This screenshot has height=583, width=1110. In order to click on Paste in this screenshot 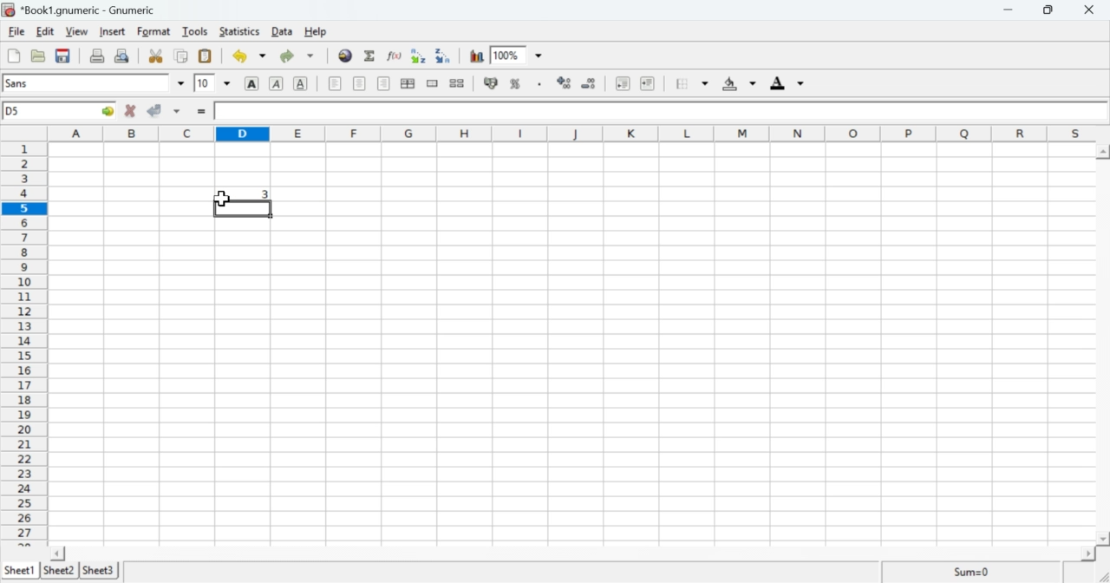, I will do `click(205, 56)`.